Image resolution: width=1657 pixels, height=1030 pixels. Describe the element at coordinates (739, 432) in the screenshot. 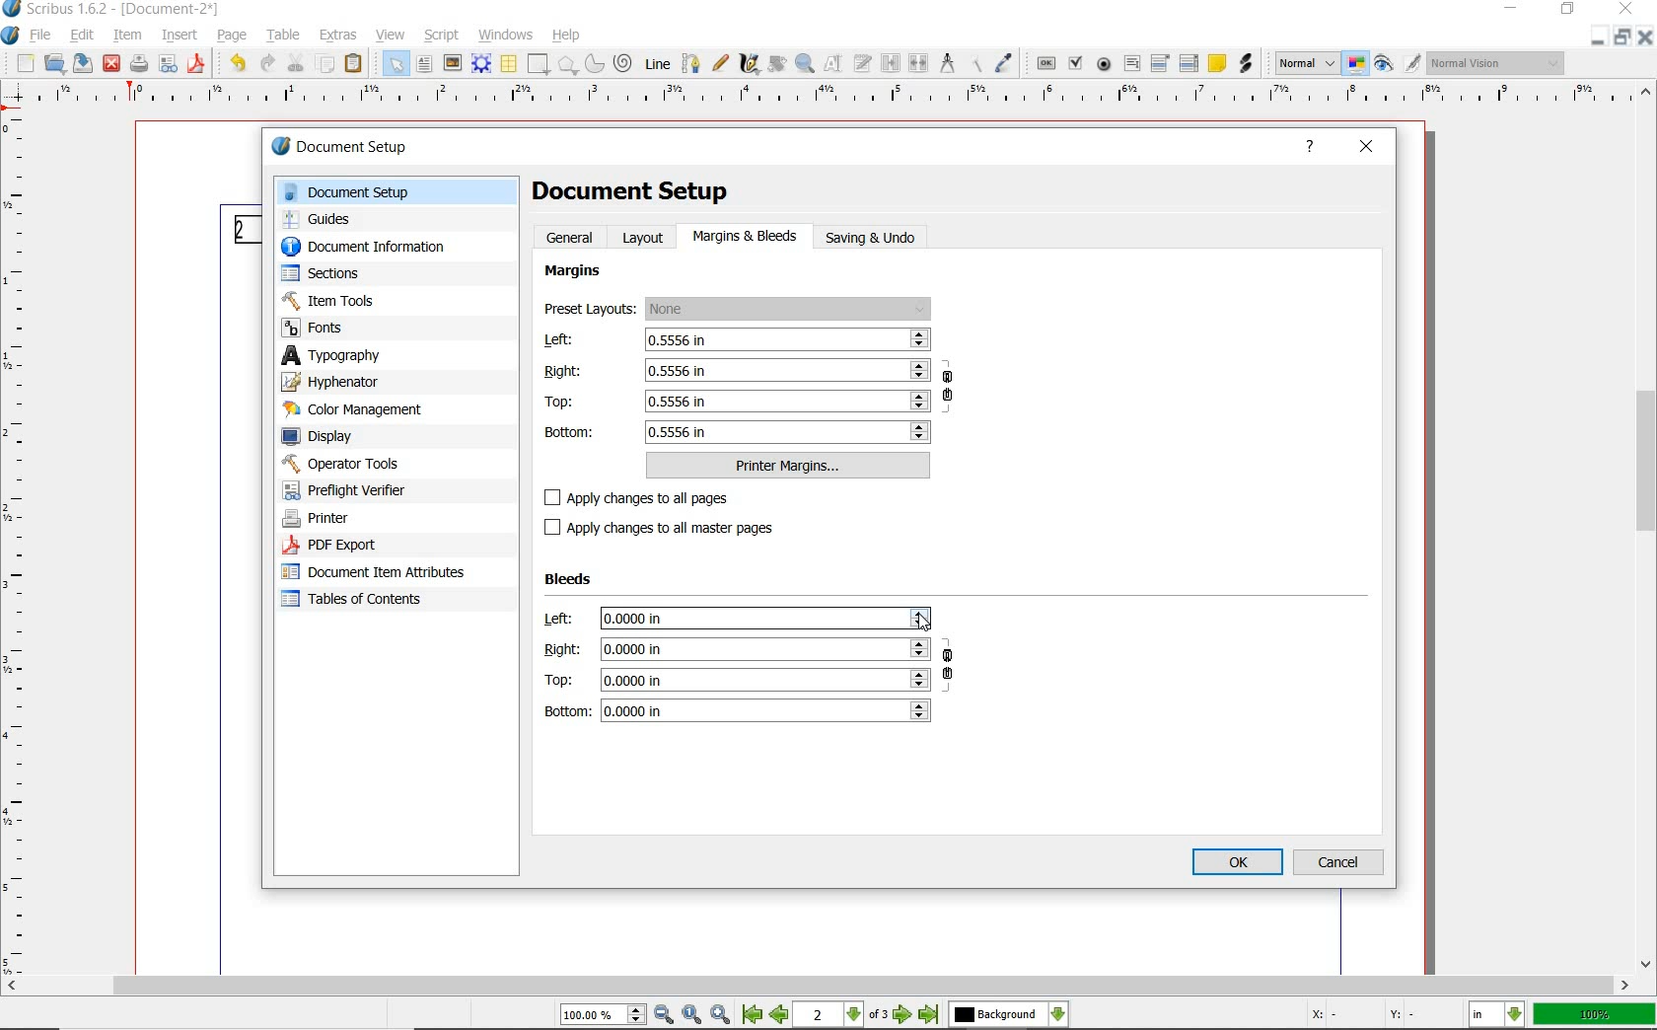

I see `bottom` at that location.